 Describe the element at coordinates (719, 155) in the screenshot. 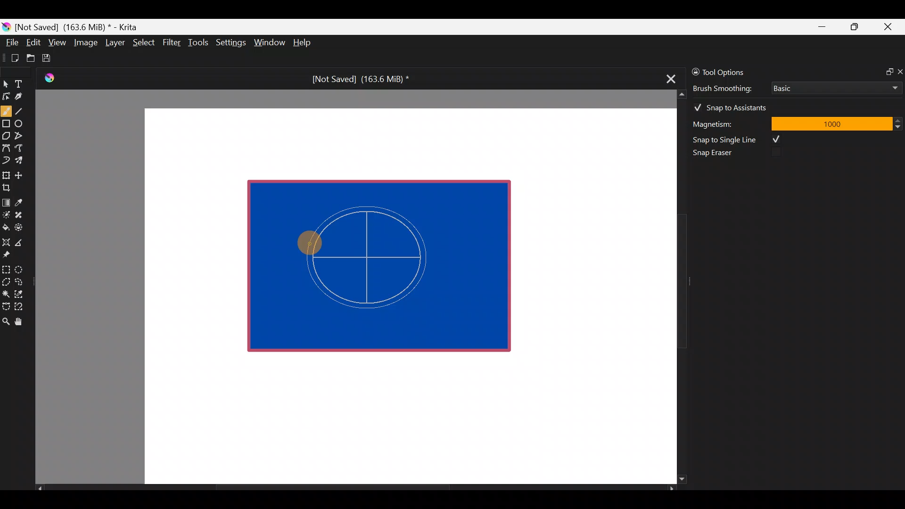

I see `Snap eraser` at that location.